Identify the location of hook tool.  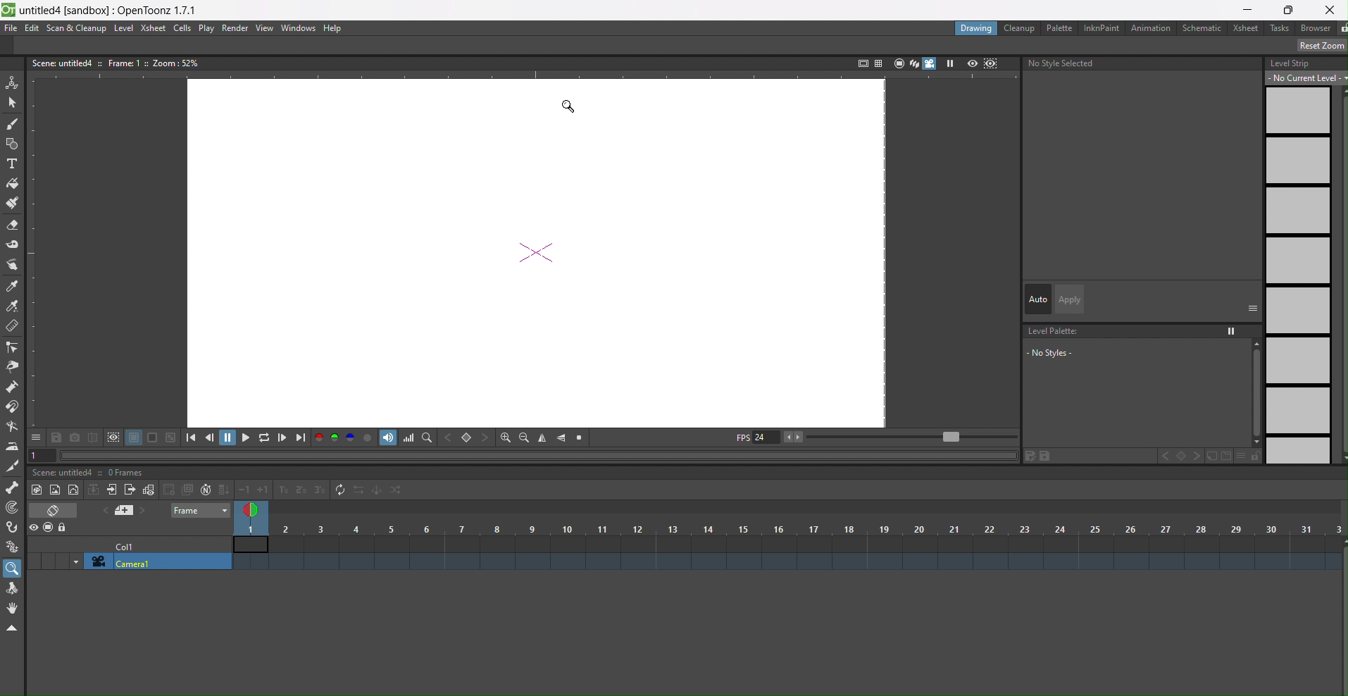
(13, 527).